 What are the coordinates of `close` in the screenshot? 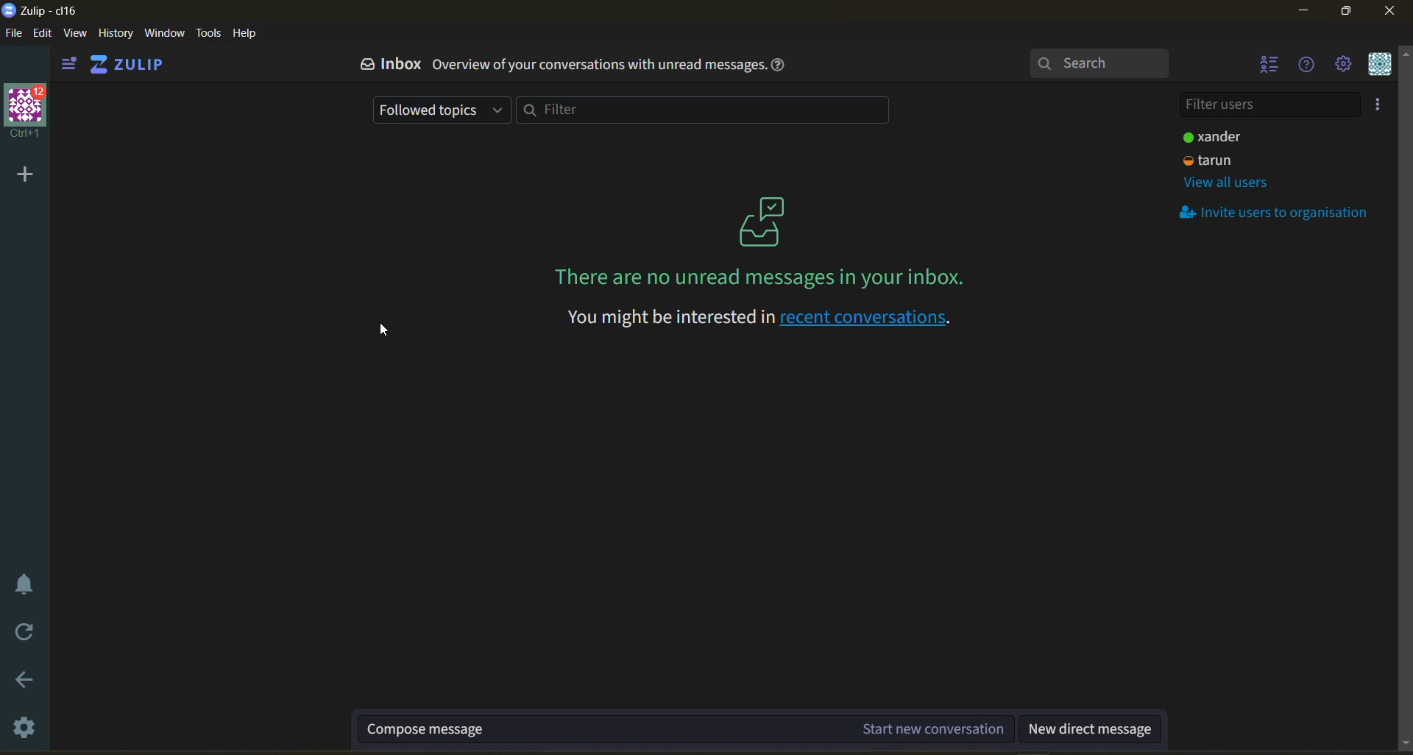 It's located at (1387, 10).